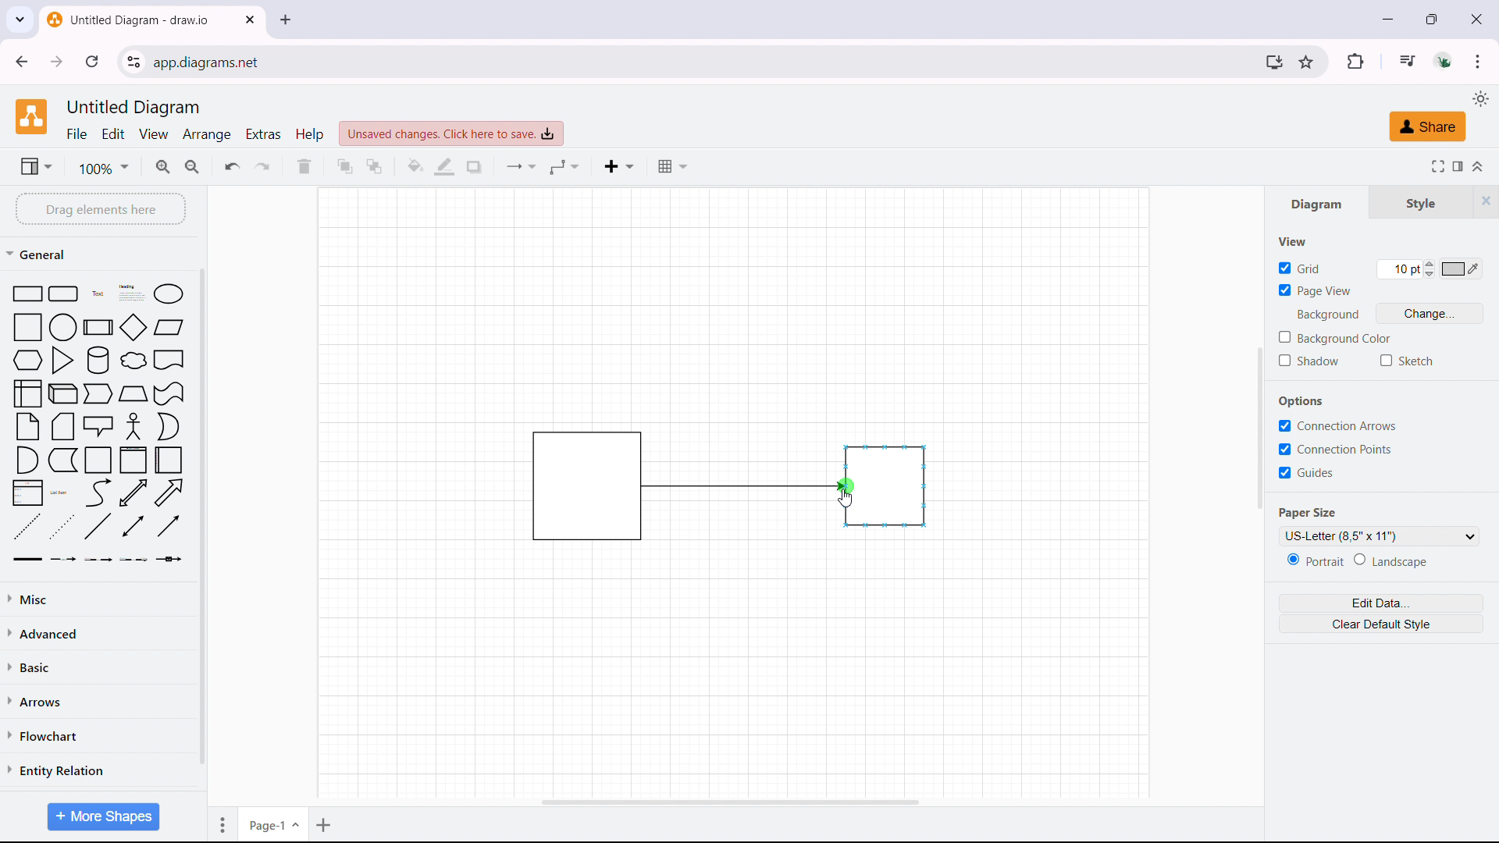 The height and width of the screenshot is (843, 1499). What do you see at coordinates (1273, 62) in the screenshot?
I see `install` at bounding box center [1273, 62].